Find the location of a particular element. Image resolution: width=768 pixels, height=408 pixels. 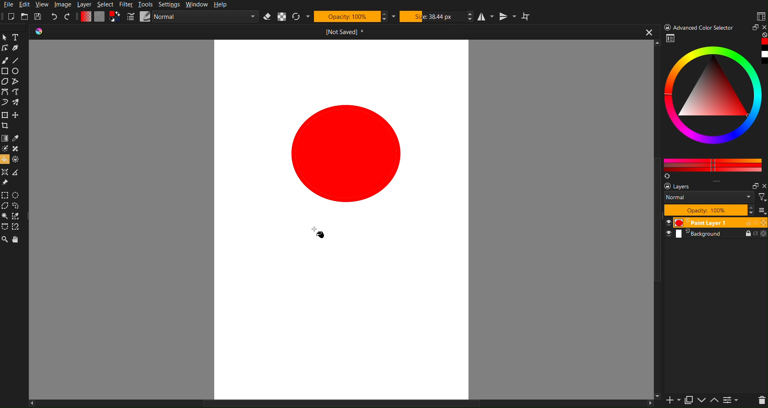

Close is located at coordinates (763, 28).